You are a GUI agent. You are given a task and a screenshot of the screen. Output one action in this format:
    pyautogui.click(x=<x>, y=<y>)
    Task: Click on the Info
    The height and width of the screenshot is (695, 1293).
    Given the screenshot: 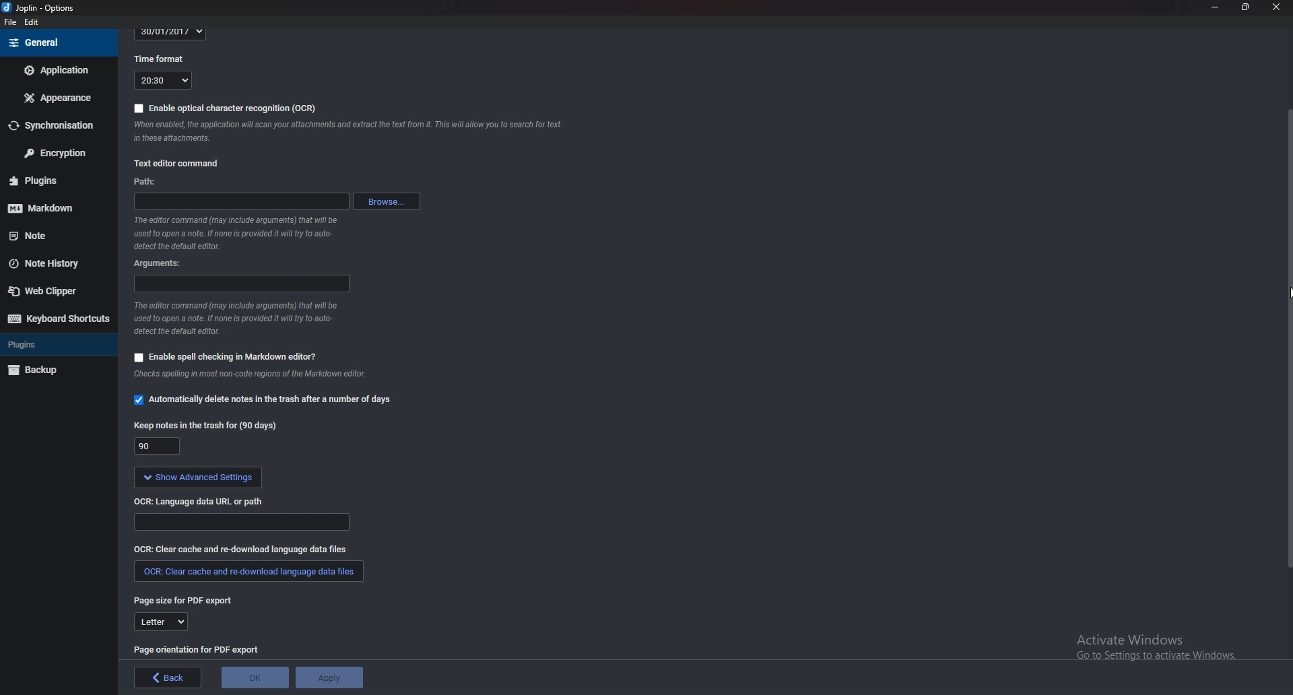 What is the action you would take?
    pyautogui.click(x=242, y=233)
    